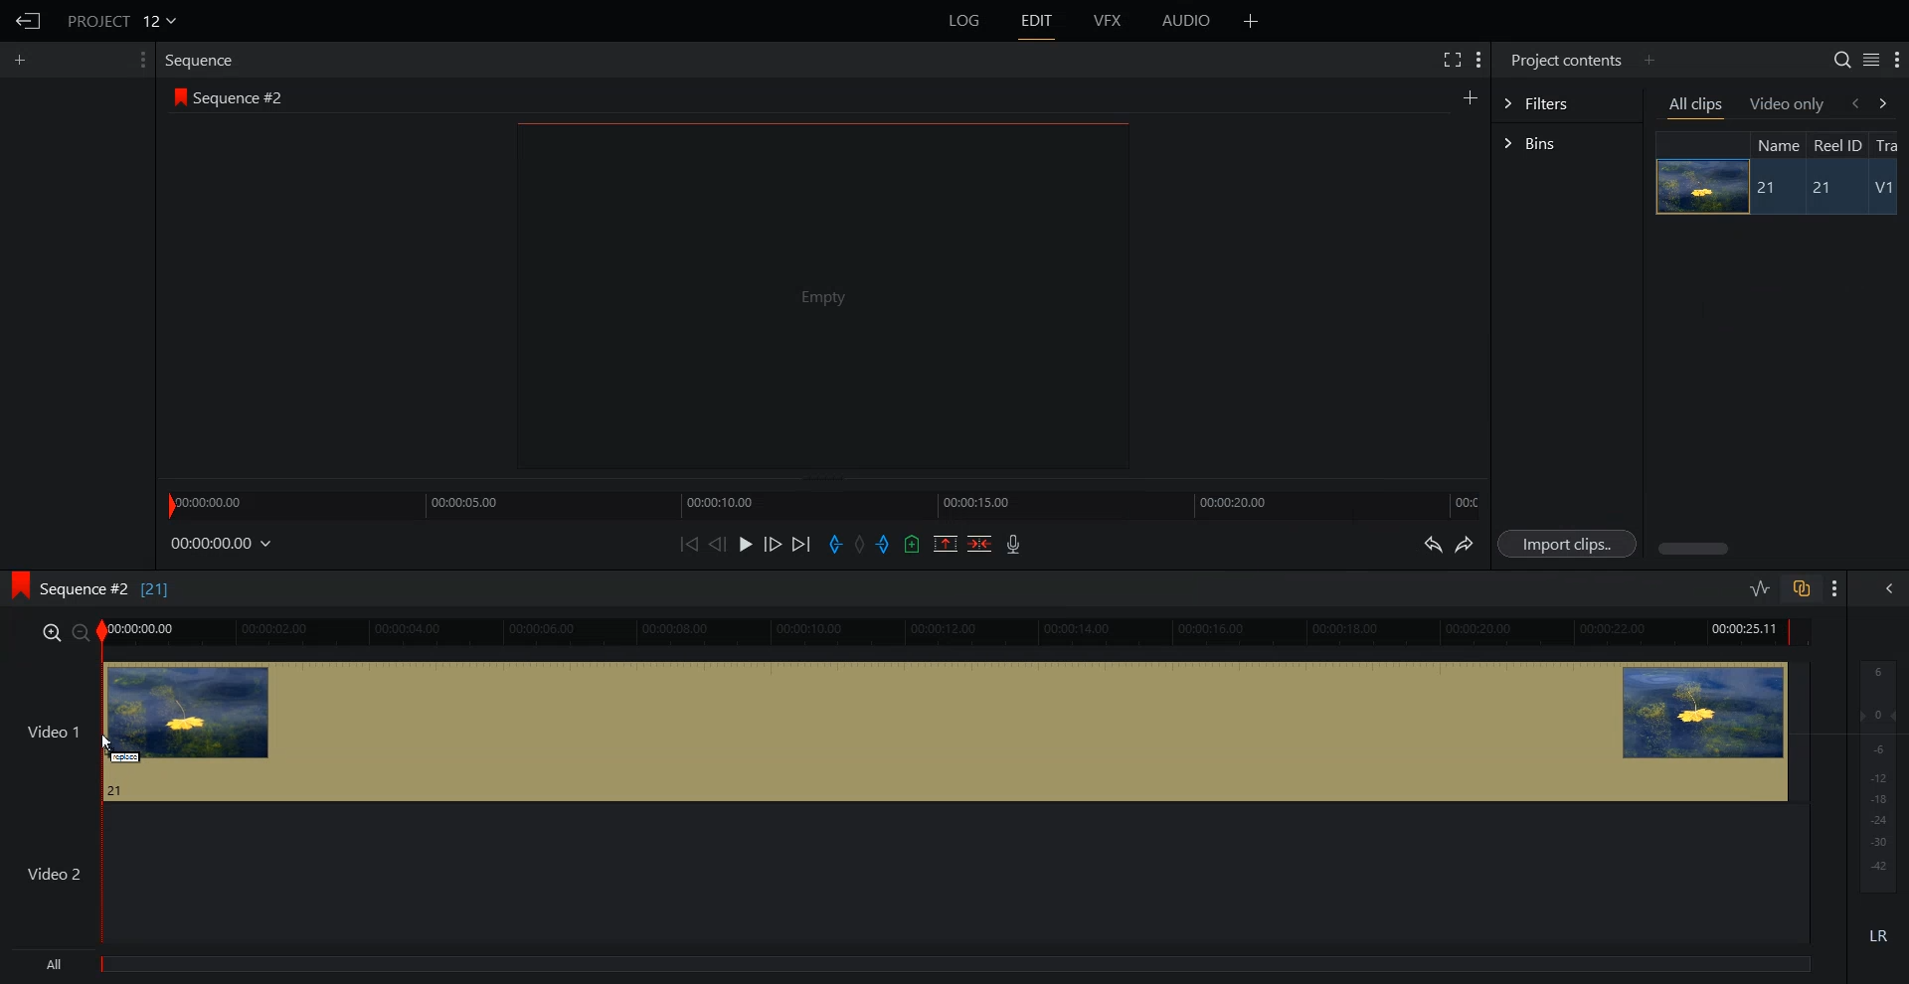 The image size is (1909, 984). What do you see at coordinates (106, 590) in the screenshot?
I see `Sequence #2 [21]` at bounding box center [106, 590].